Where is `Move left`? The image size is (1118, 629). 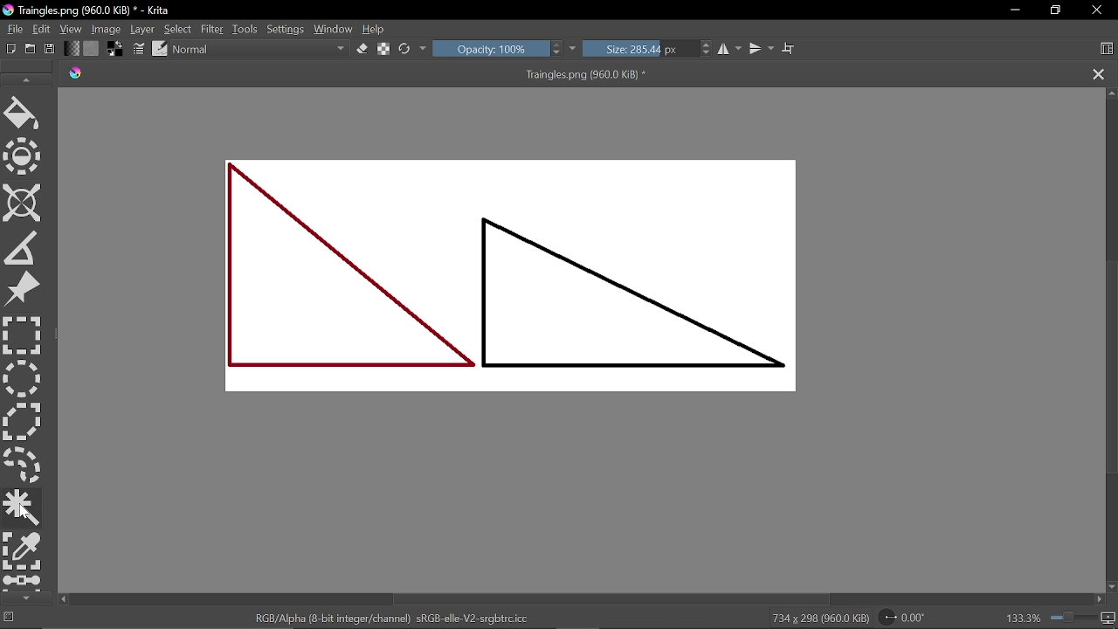 Move left is located at coordinates (63, 599).